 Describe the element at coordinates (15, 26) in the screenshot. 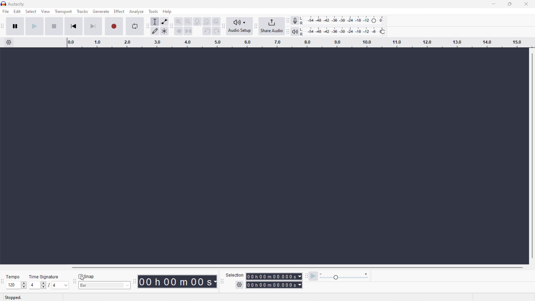

I see `pause` at that location.